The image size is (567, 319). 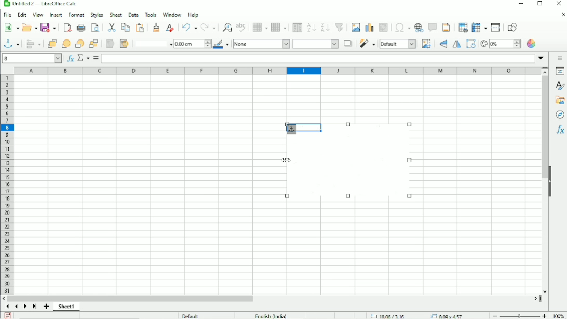 What do you see at coordinates (7, 15) in the screenshot?
I see `File` at bounding box center [7, 15].